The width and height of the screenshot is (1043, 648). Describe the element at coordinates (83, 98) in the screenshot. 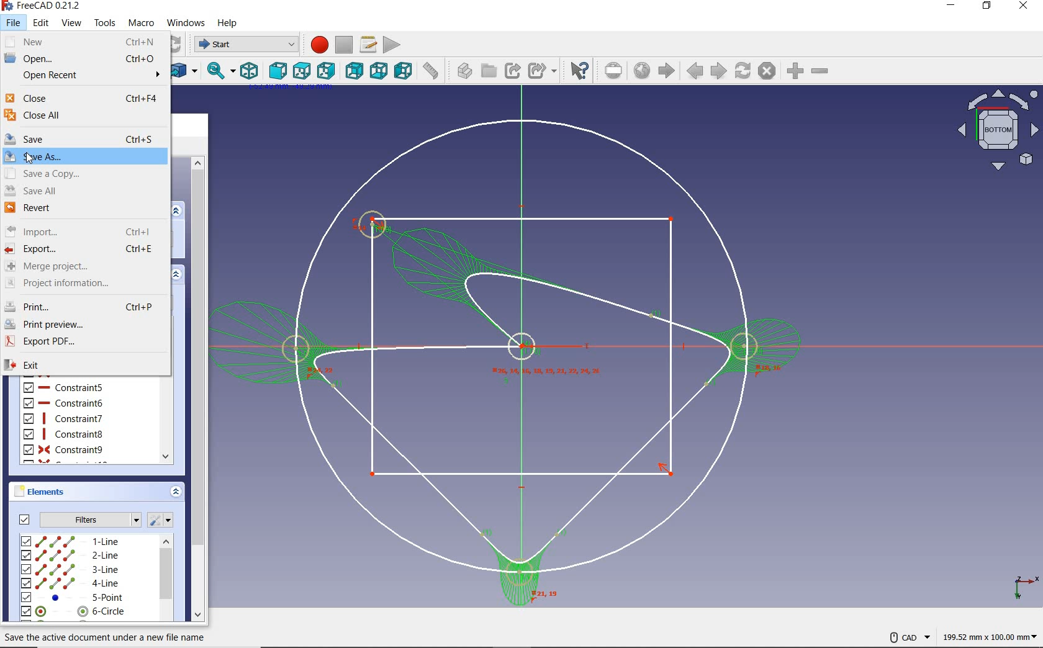

I see `close` at that location.